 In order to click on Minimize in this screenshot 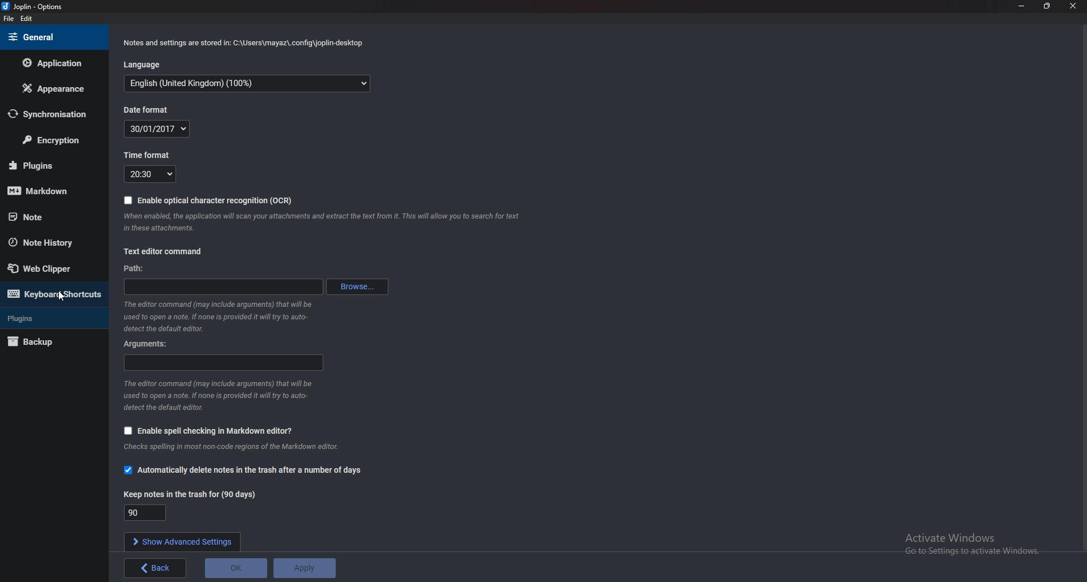, I will do `click(1021, 7)`.